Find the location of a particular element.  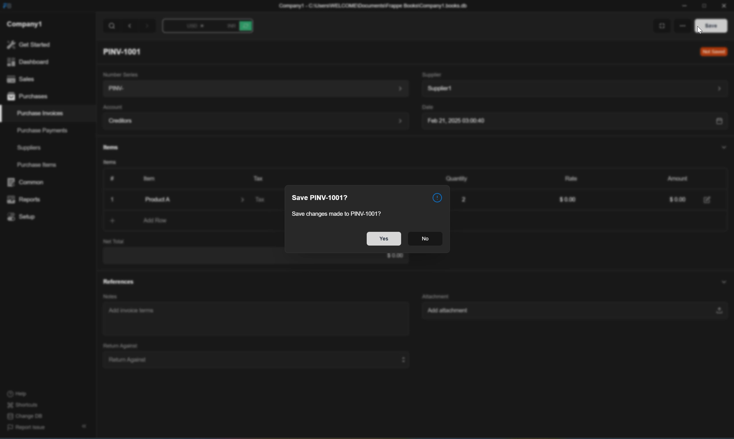

cursor is located at coordinates (700, 31).